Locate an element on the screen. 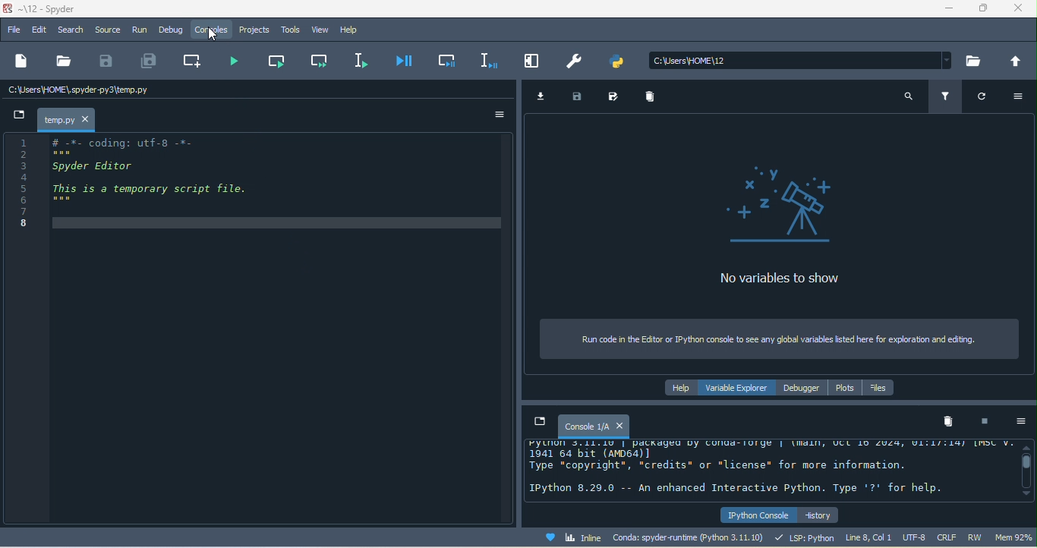 Image resolution: width=1037 pixels, height=548 pixels. interrupt kenel is located at coordinates (988, 423).